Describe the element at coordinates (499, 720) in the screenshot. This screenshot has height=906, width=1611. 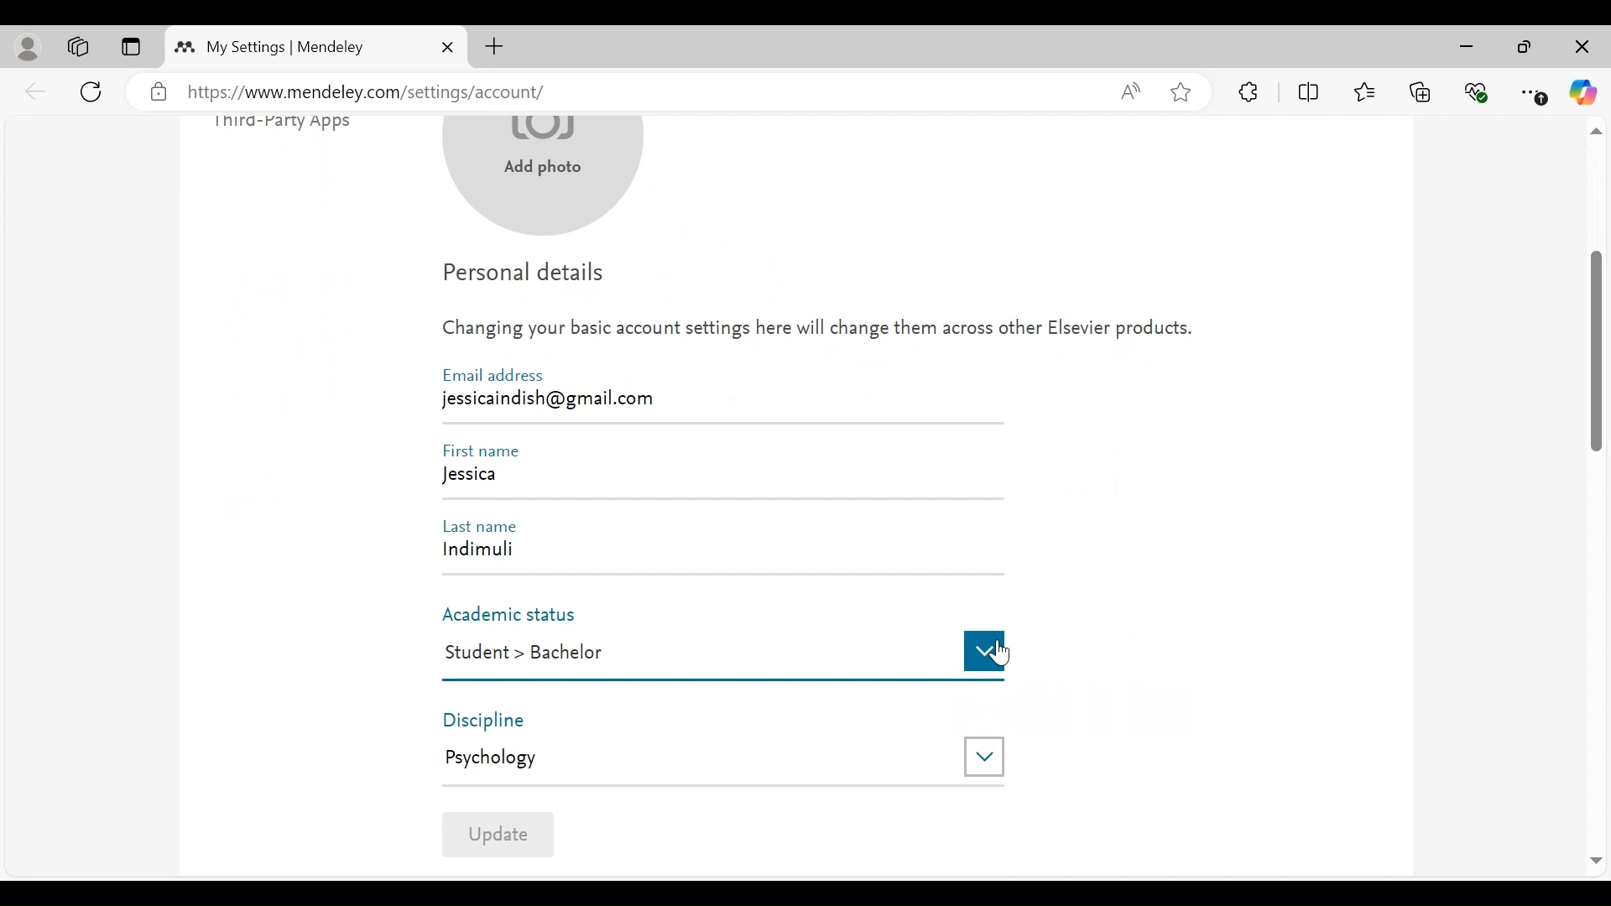
I see `Discipline` at that location.